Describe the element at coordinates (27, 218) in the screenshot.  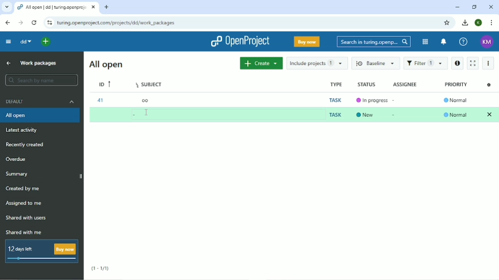
I see `Shared with users` at that location.